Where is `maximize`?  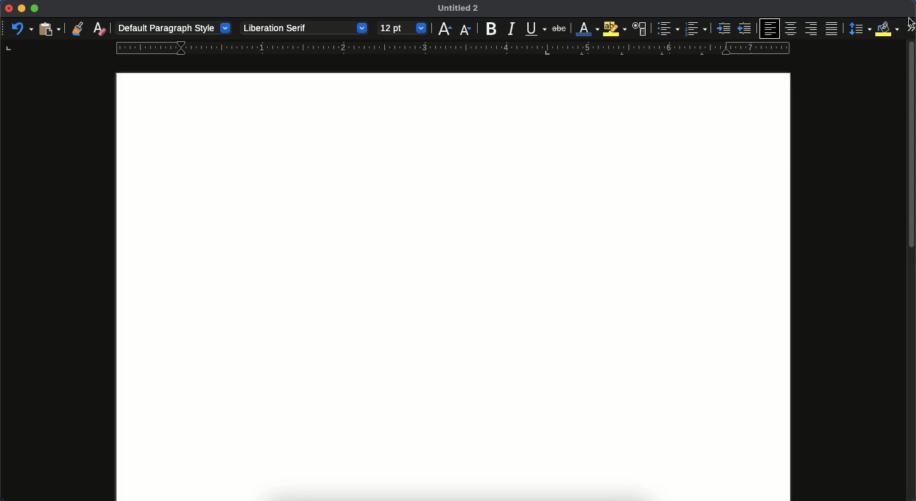 maximize is located at coordinates (34, 9).